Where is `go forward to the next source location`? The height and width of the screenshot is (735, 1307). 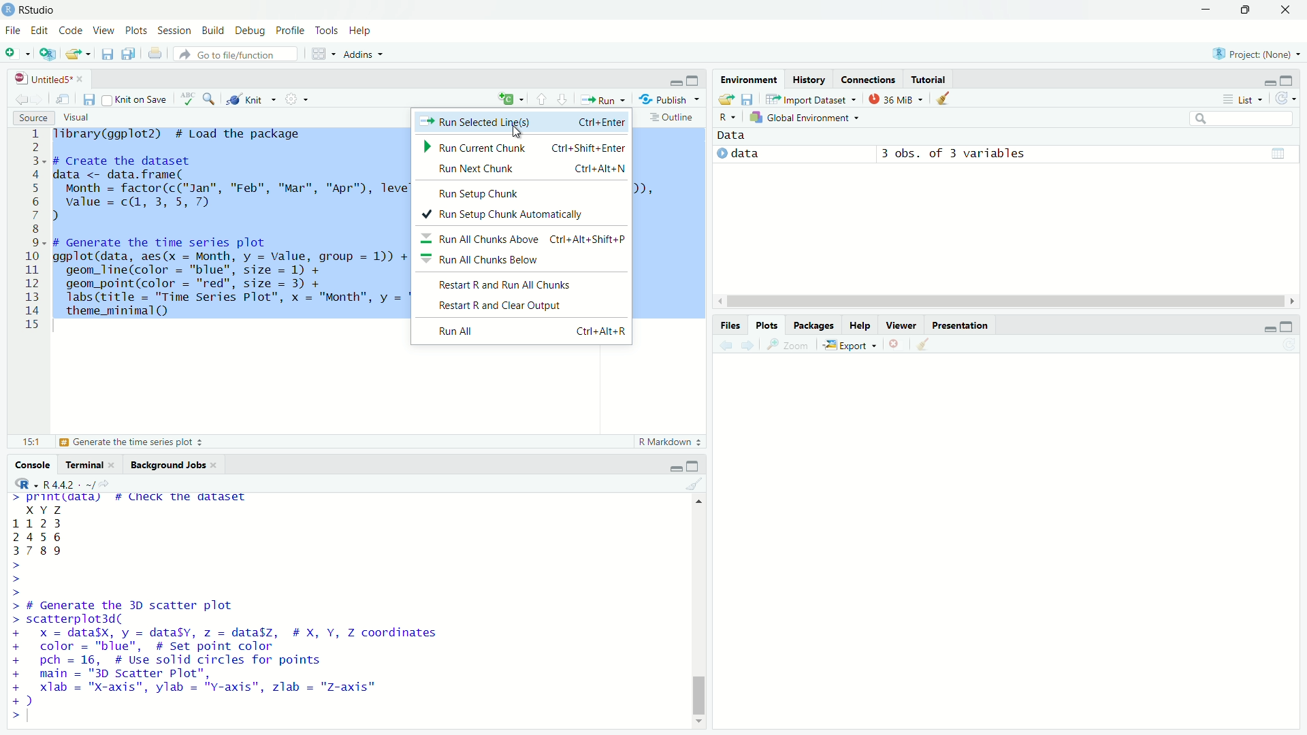 go forward to the next source location is located at coordinates (42, 99).